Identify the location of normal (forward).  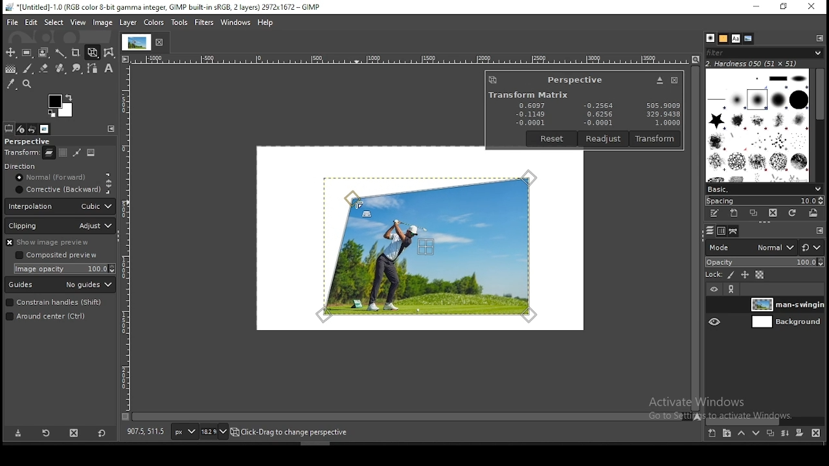
(56, 179).